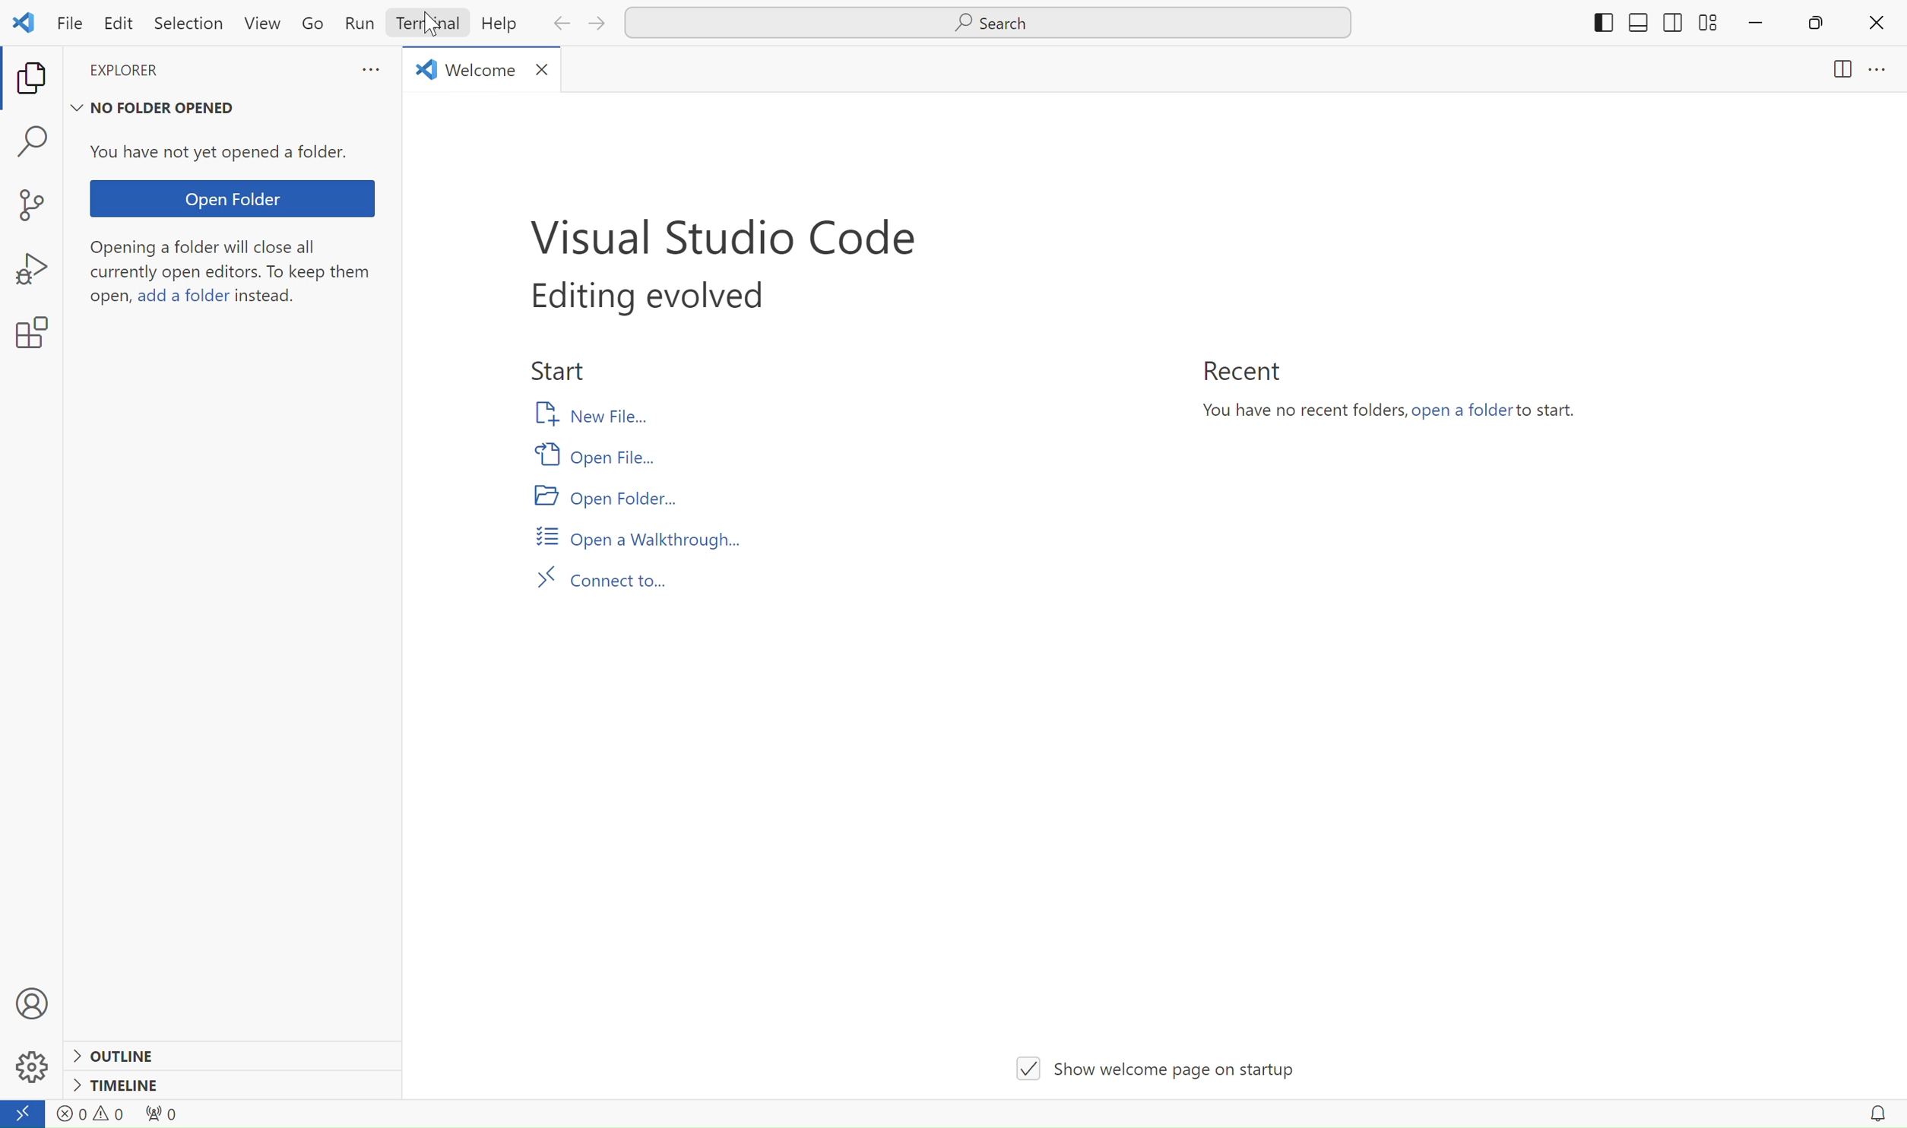  What do you see at coordinates (264, 26) in the screenshot?
I see `View` at bounding box center [264, 26].